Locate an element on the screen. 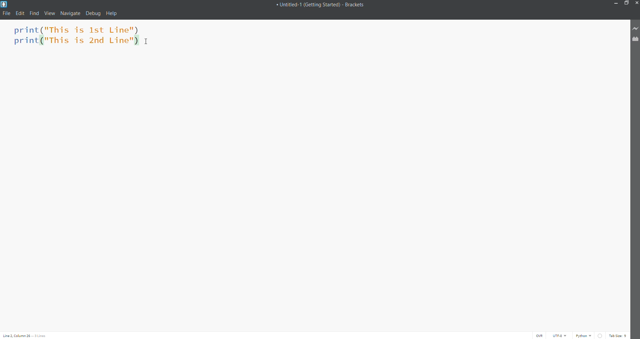 The width and height of the screenshot is (640, 339). Live Preview is located at coordinates (635, 29).